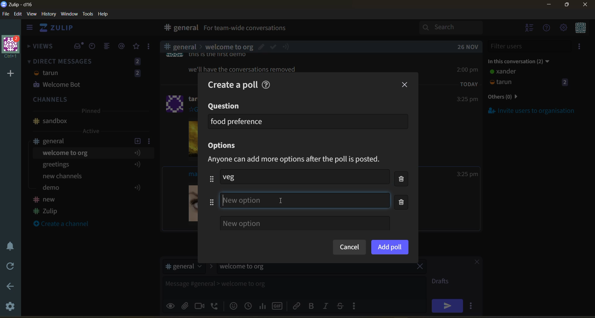 This screenshot has height=318, width=595. Describe the element at coordinates (297, 306) in the screenshot. I see `link` at that location.